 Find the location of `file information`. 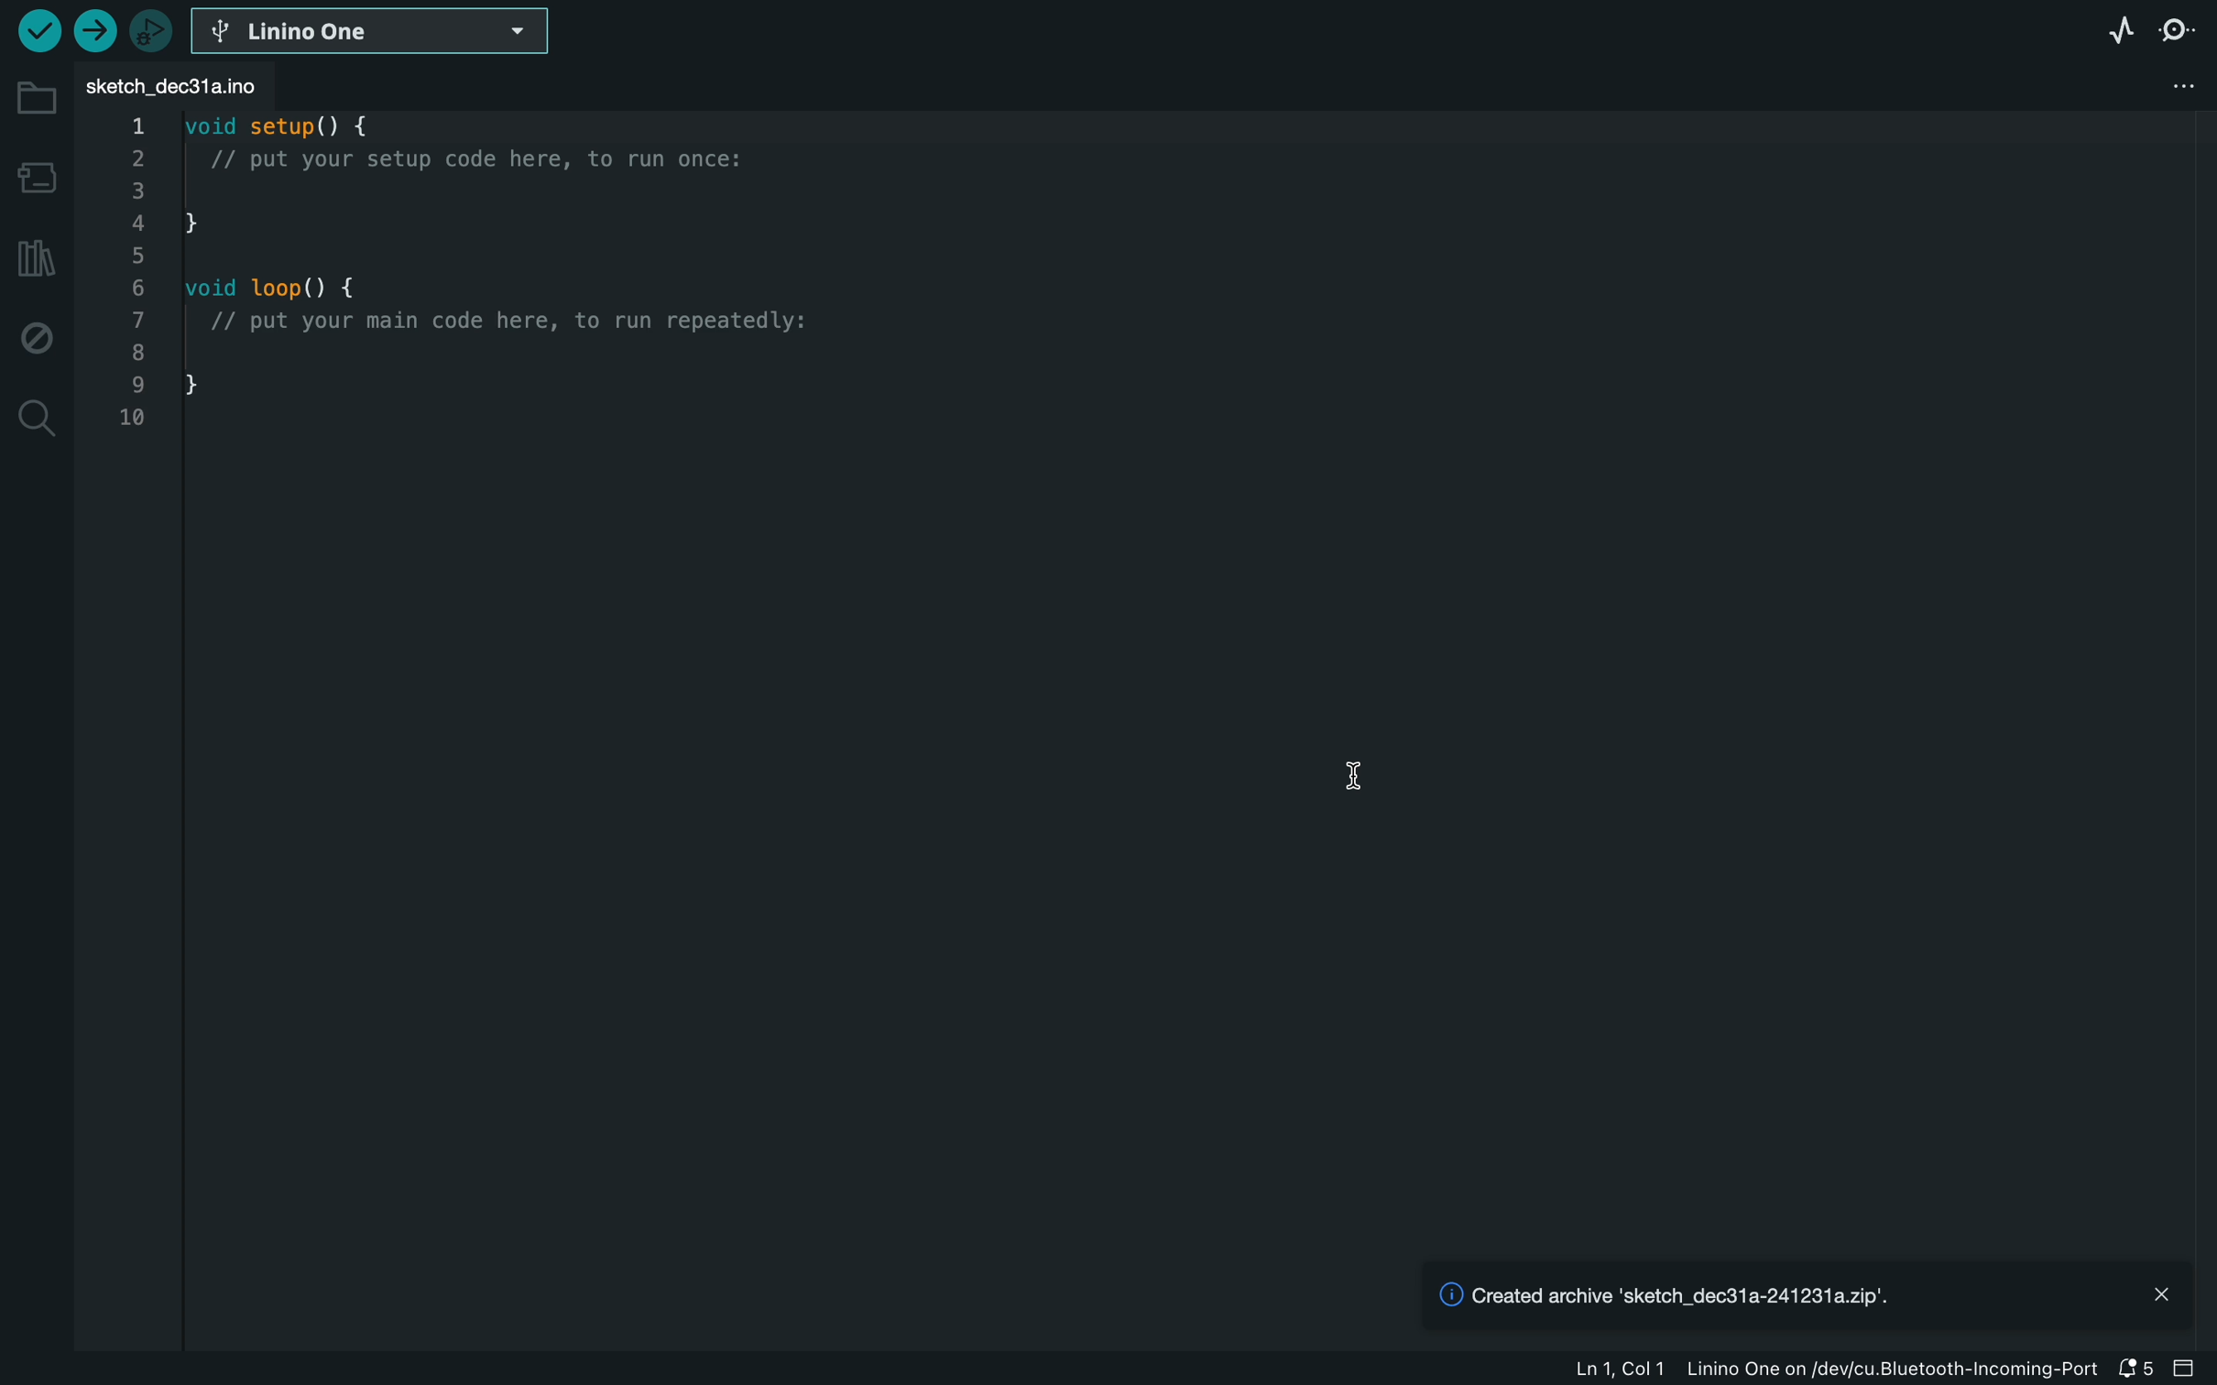

file information is located at coordinates (1829, 1370).